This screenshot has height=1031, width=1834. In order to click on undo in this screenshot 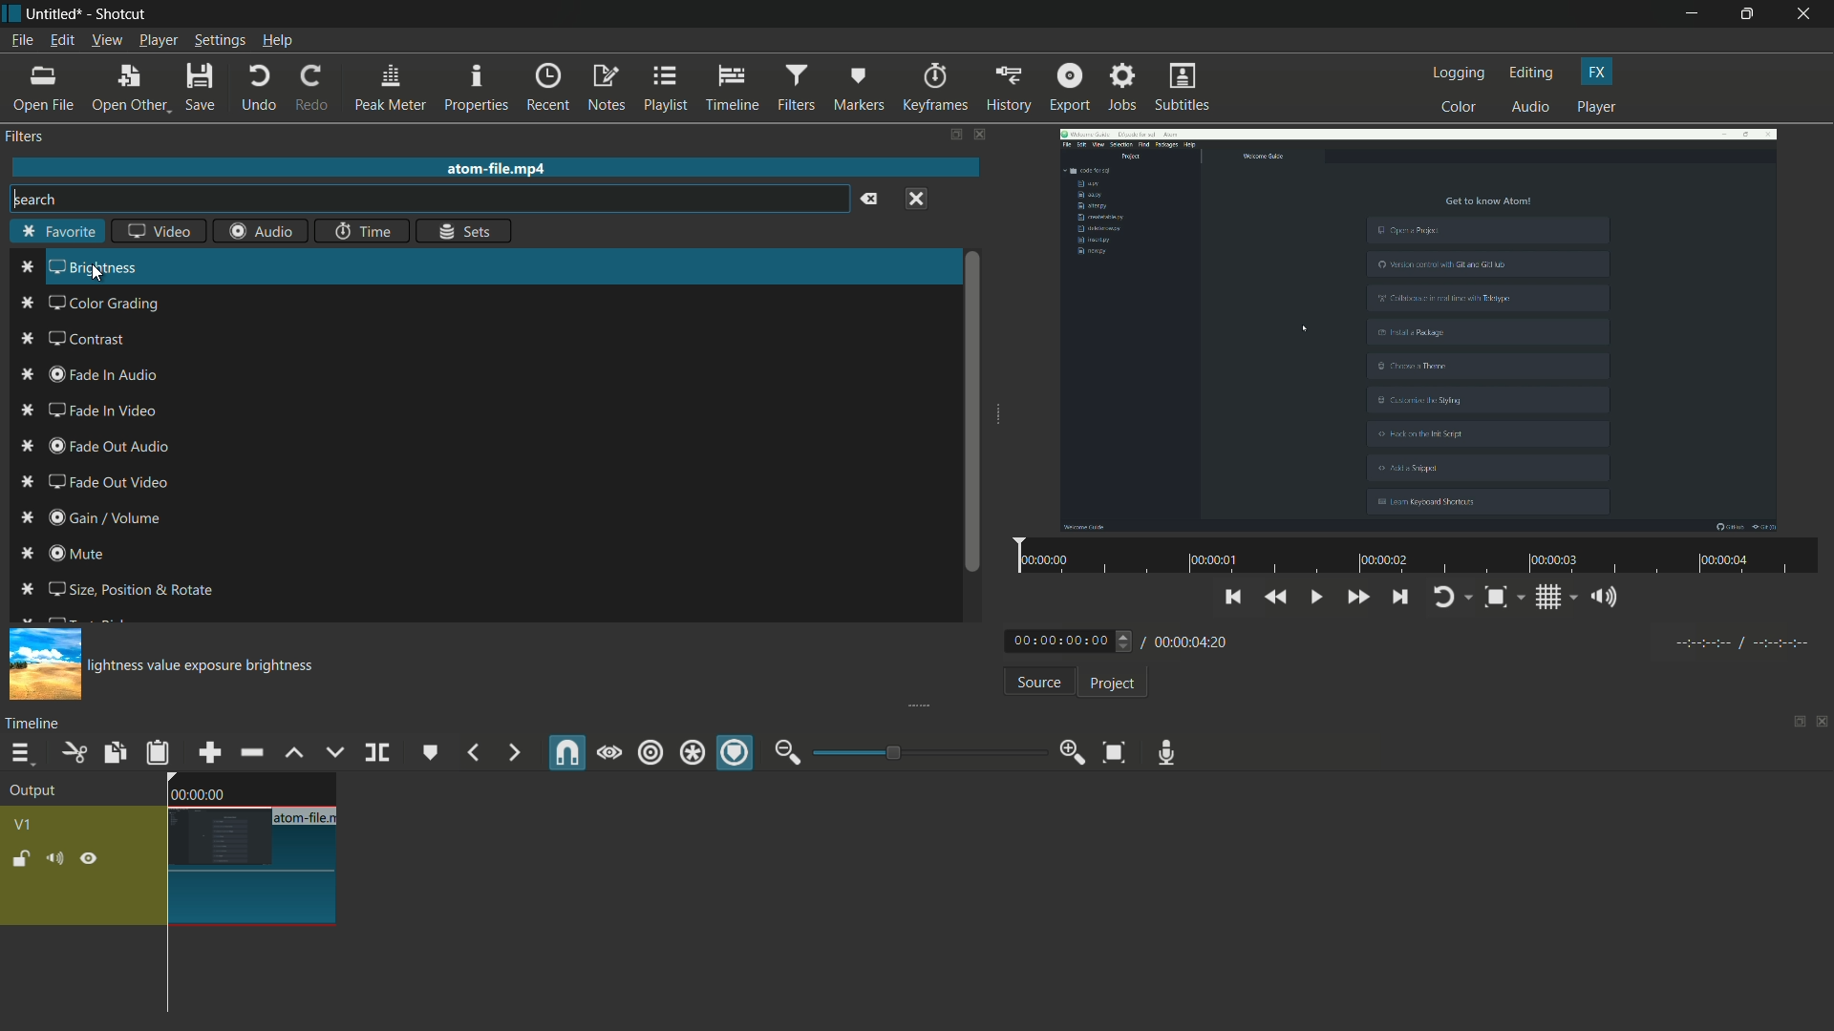, I will do `click(258, 88)`.